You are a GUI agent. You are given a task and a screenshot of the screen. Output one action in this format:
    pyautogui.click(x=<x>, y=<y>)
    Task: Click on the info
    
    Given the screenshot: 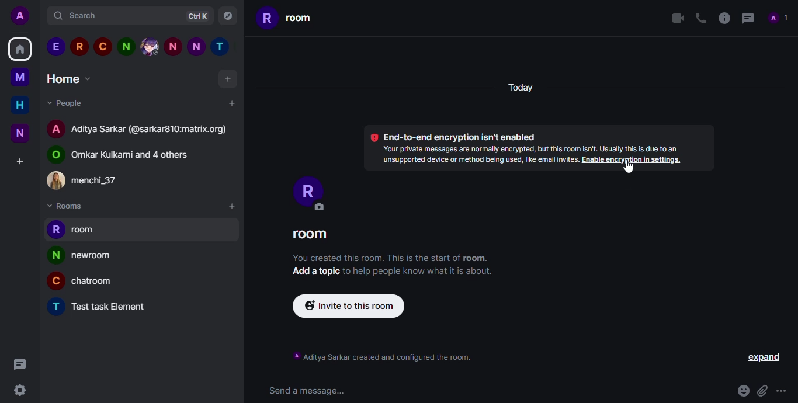 What is the action you would take?
    pyautogui.click(x=383, y=356)
    